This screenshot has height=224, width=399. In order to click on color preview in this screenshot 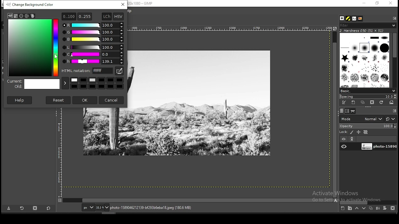, I will do `click(34, 85)`.